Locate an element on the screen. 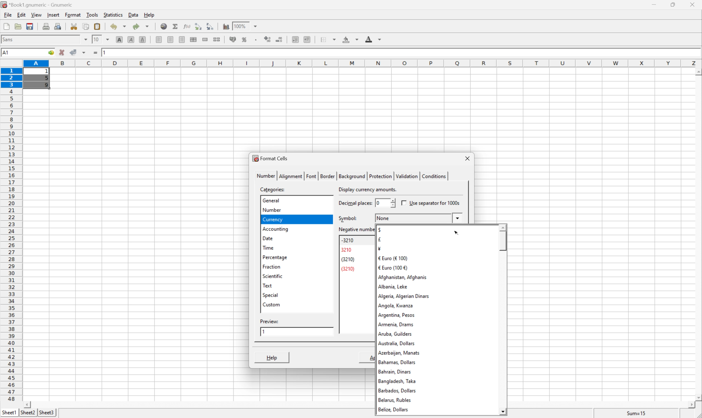  Sort the selected region in ascending order based on the first column selected is located at coordinates (199, 26).